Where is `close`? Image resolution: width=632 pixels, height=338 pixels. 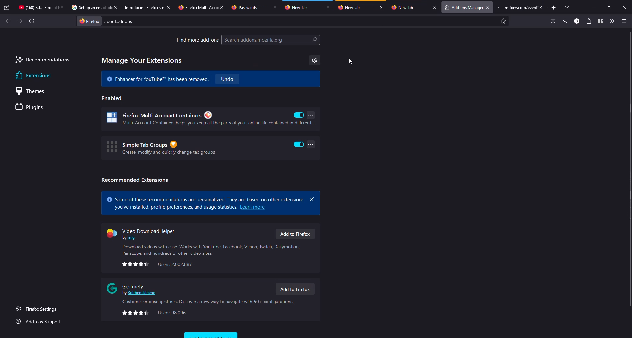 close is located at coordinates (311, 199).